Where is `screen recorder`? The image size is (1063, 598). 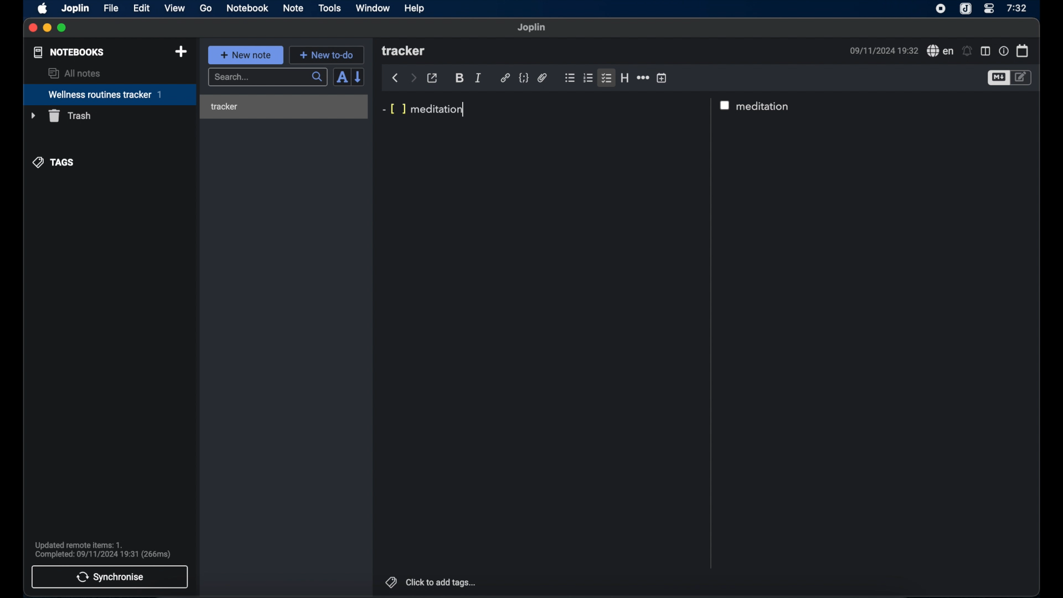
screen recorder is located at coordinates (941, 8).